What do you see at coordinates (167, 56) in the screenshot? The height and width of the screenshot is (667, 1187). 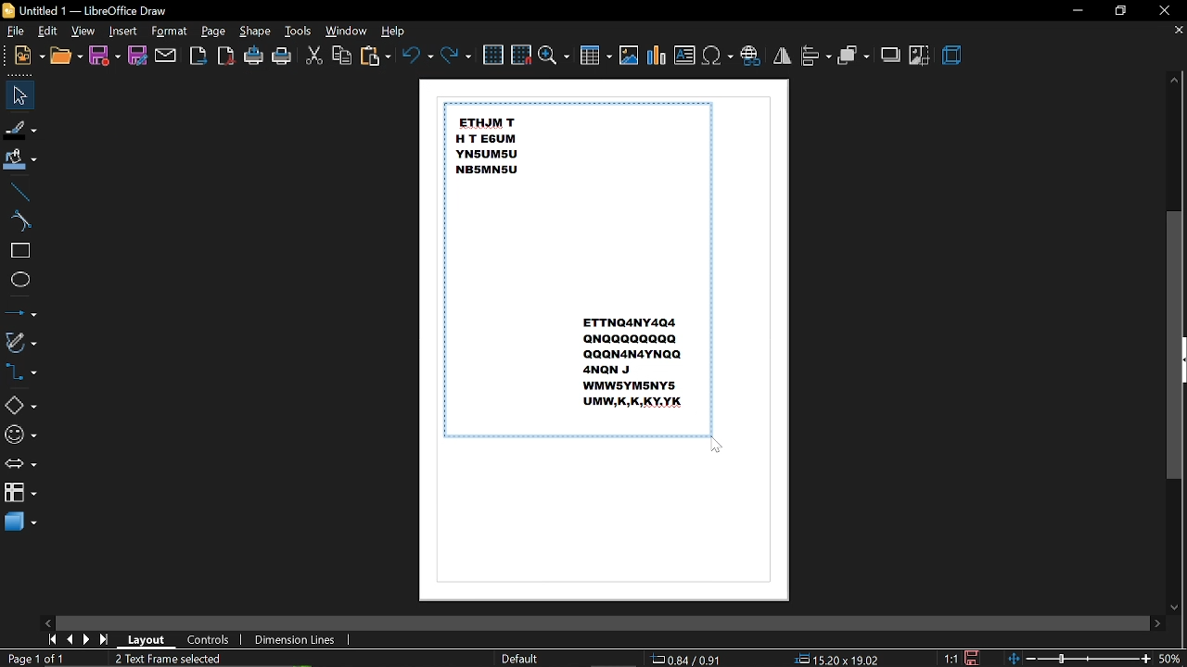 I see `attach` at bounding box center [167, 56].